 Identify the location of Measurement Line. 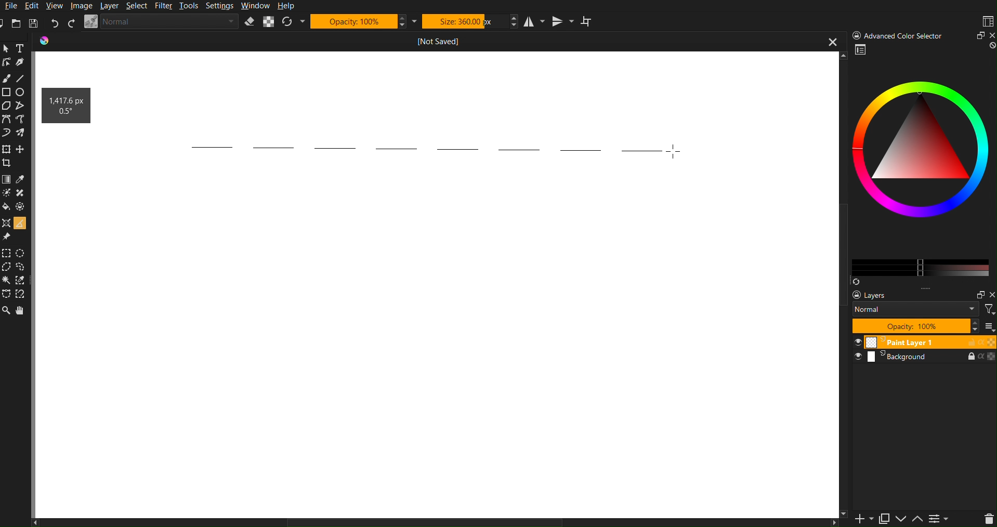
(421, 148).